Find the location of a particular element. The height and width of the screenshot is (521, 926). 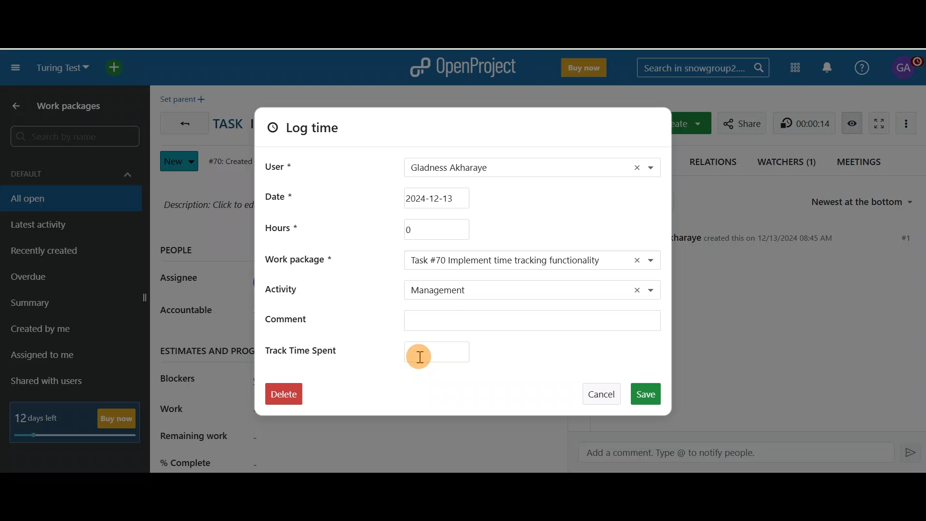

User is located at coordinates (279, 165).